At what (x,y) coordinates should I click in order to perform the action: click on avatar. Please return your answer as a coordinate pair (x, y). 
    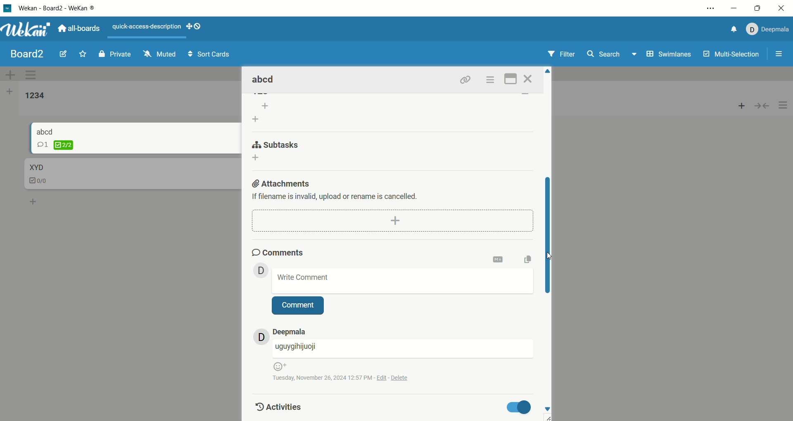
    Looking at the image, I should click on (261, 270).